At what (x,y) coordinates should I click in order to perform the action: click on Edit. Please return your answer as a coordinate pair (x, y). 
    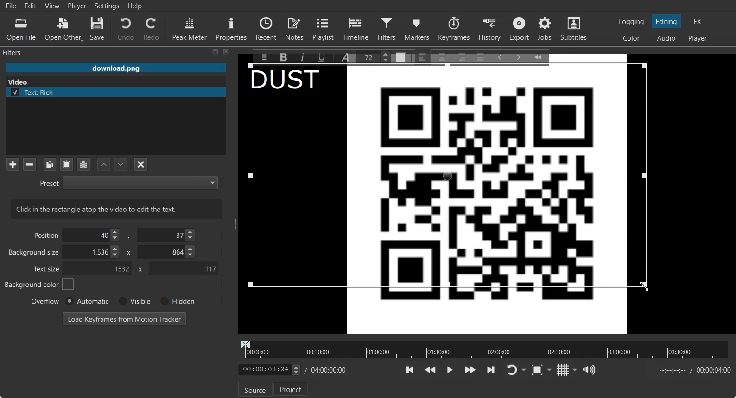
    Looking at the image, I should click on (31, 6).